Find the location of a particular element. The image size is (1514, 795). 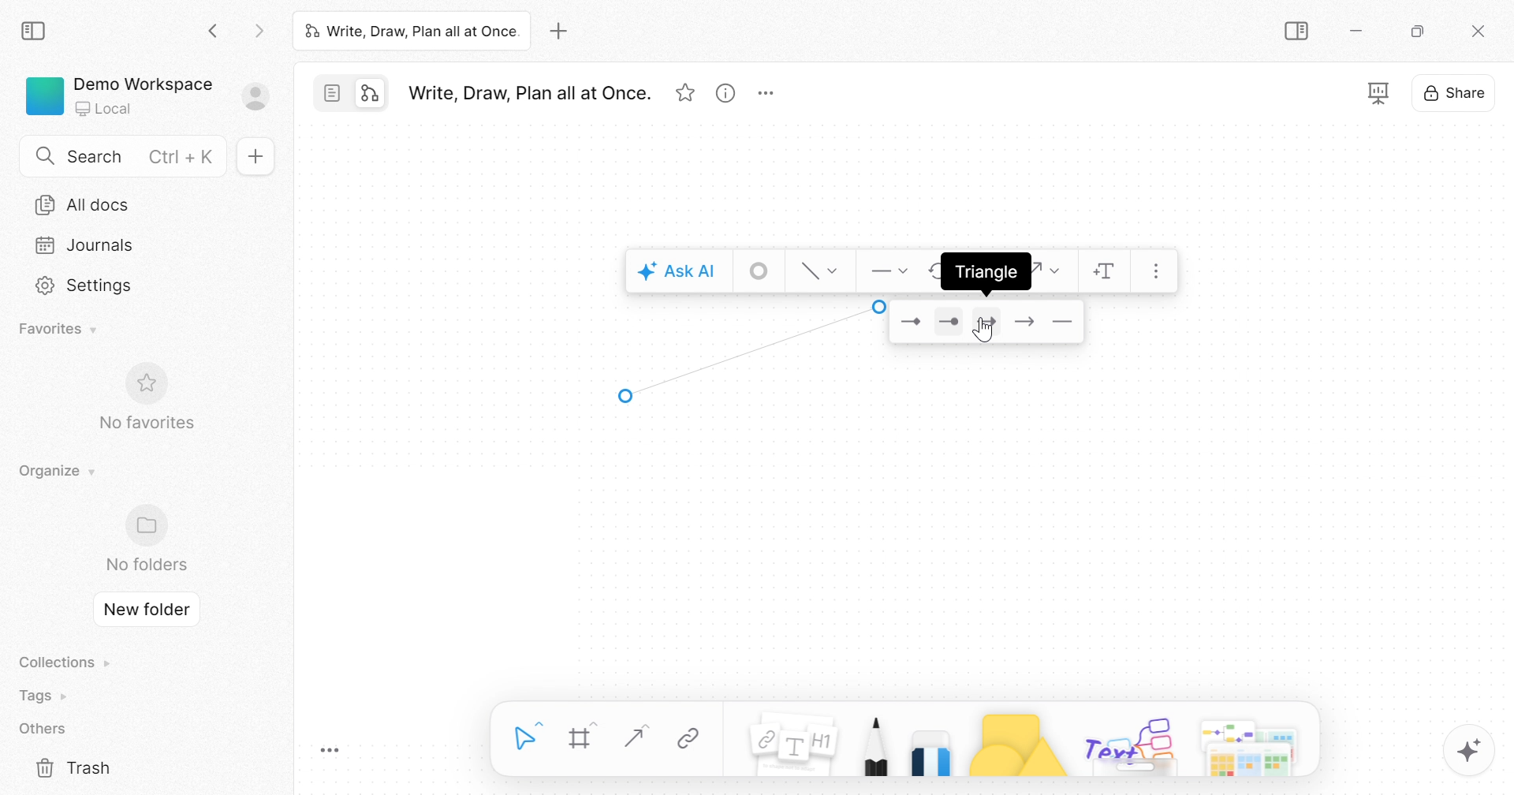

More options is located at coordinates (1251, 744).